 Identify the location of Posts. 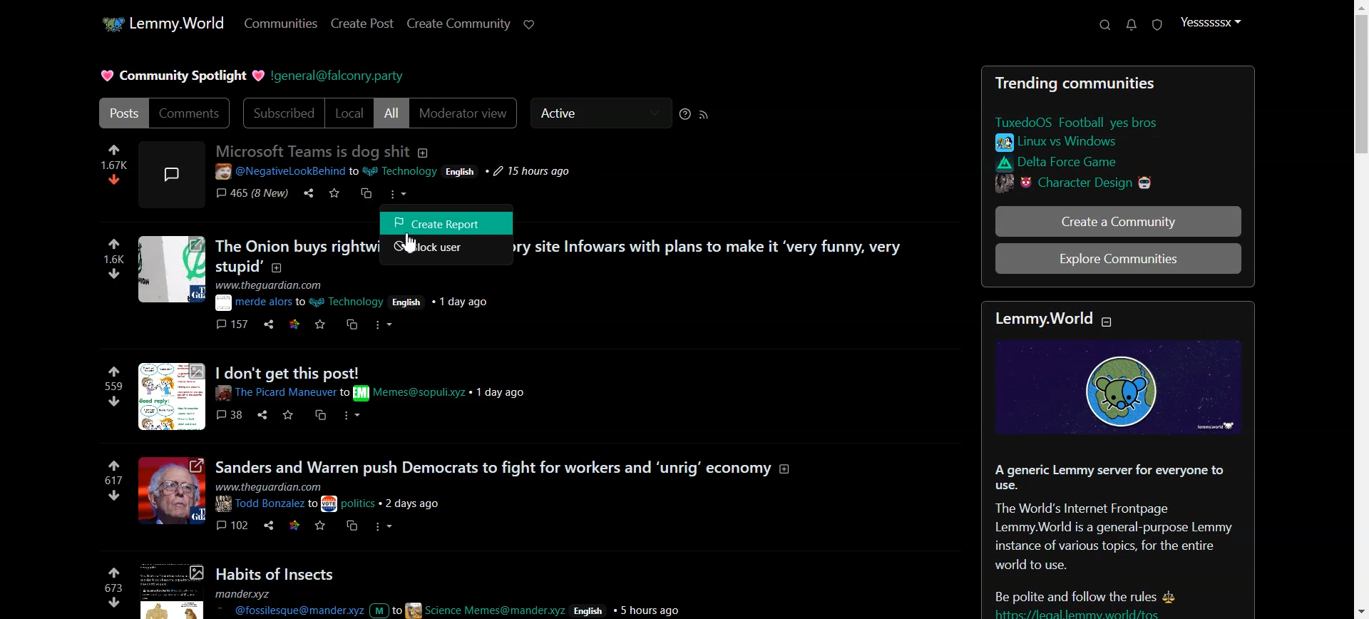
(123, 113).